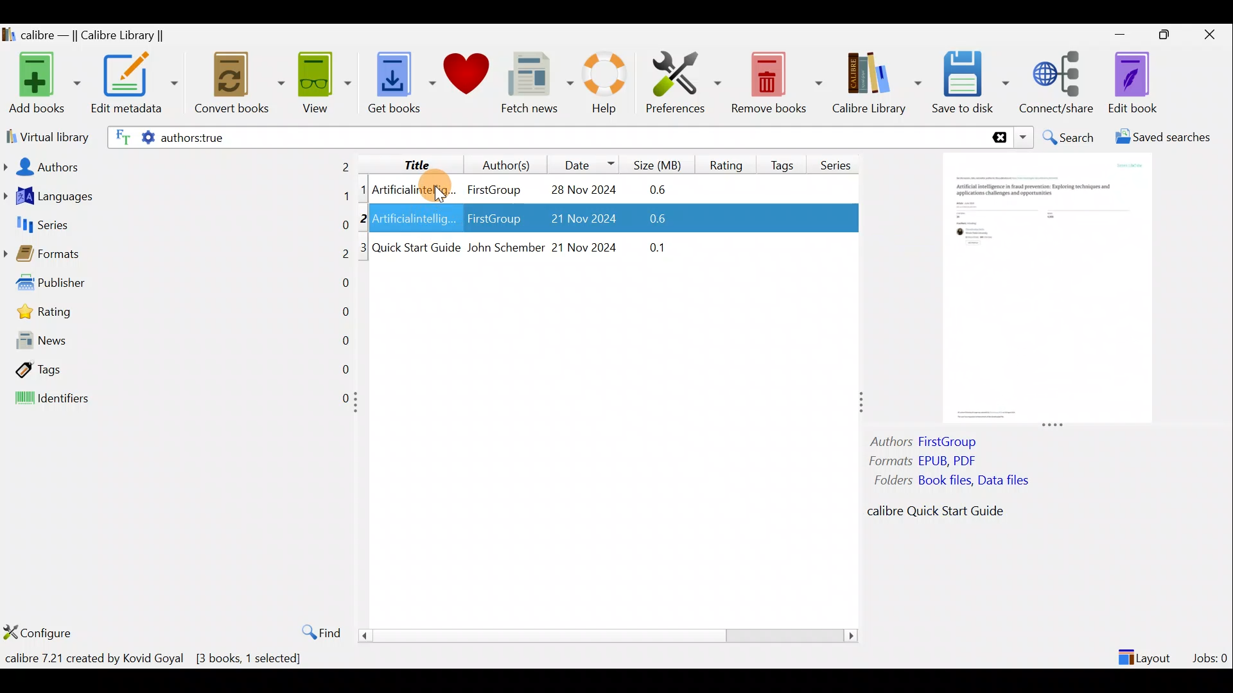 The image size is (1233, 693). What do you see at coordinates (240, 83) in the screenshot?
I see `Convert books` at bounding box center [240, 83].